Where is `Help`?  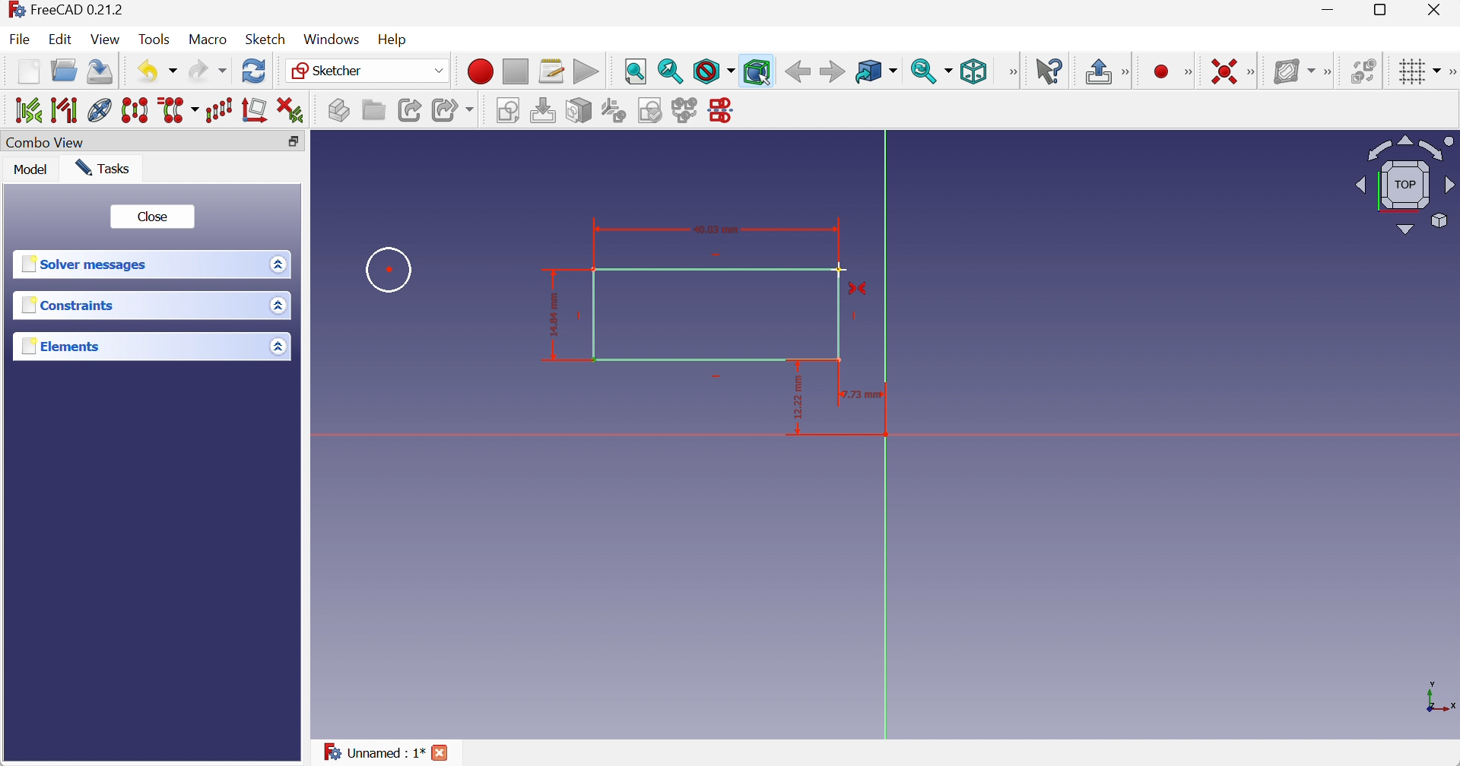 Help is located at coordinates (394, 40).